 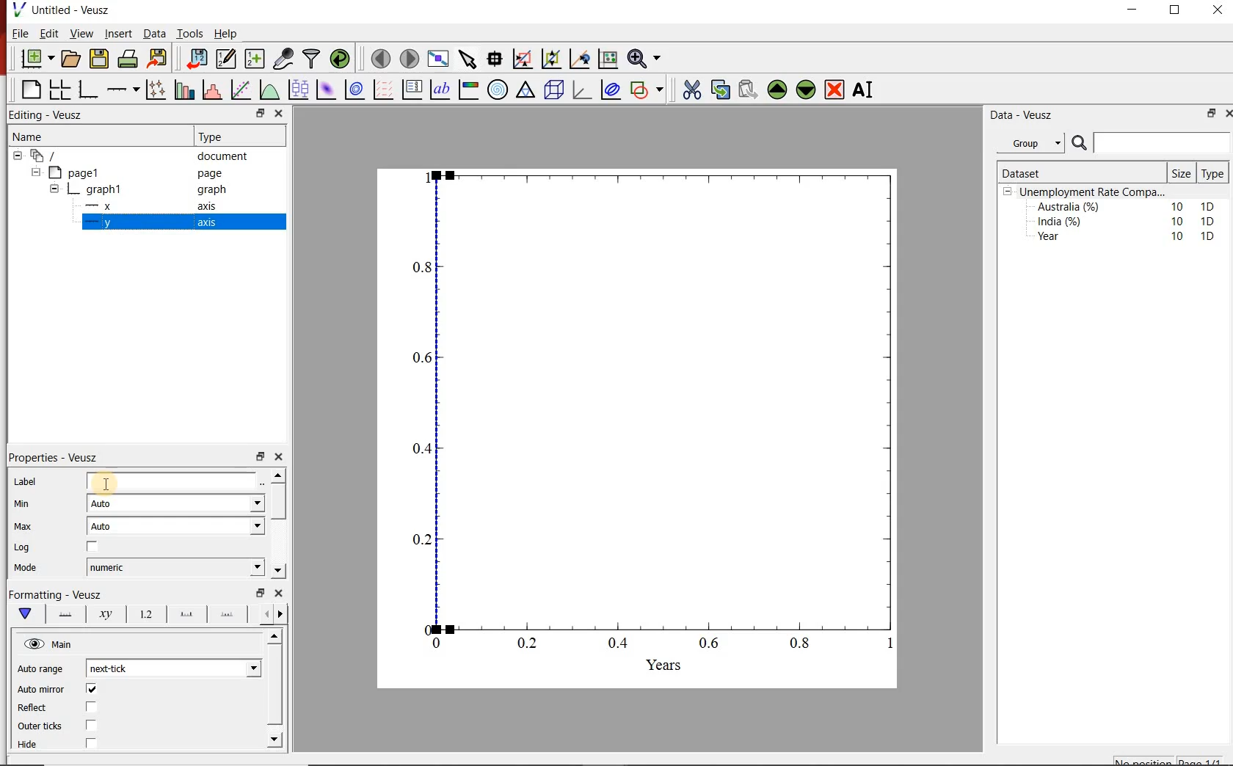 What do you see at coordinates (72, 59) in the screenshot?
I see `open document` at bounding box center [72, 59].